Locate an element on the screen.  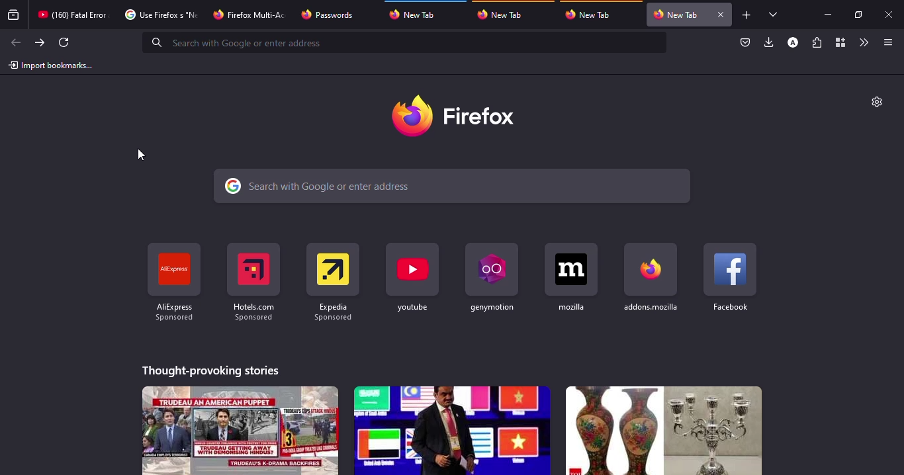
tab is located at coordinates (678, 15).